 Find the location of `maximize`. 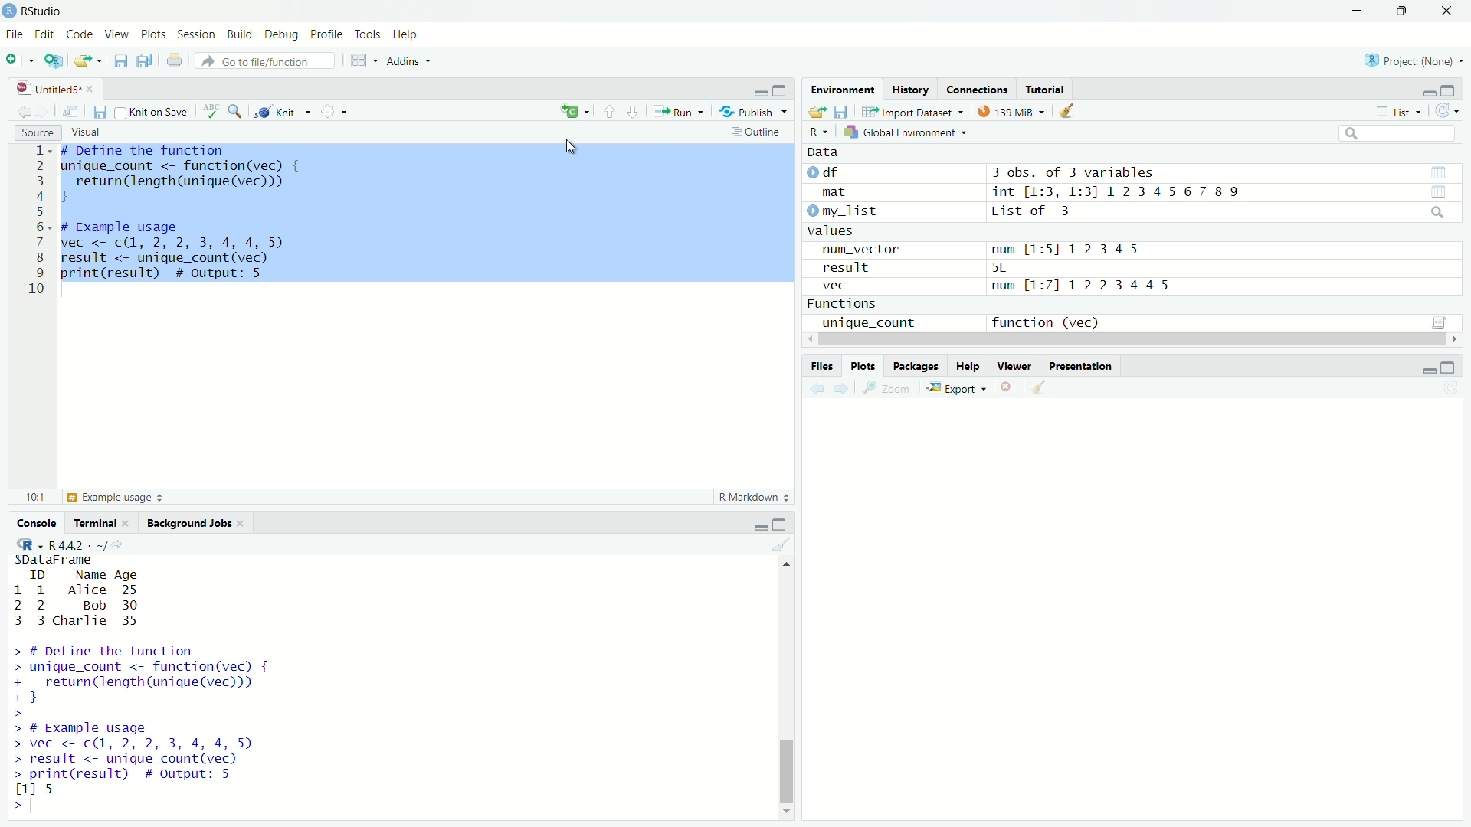

maximize is located at coordinates (1447, 368).